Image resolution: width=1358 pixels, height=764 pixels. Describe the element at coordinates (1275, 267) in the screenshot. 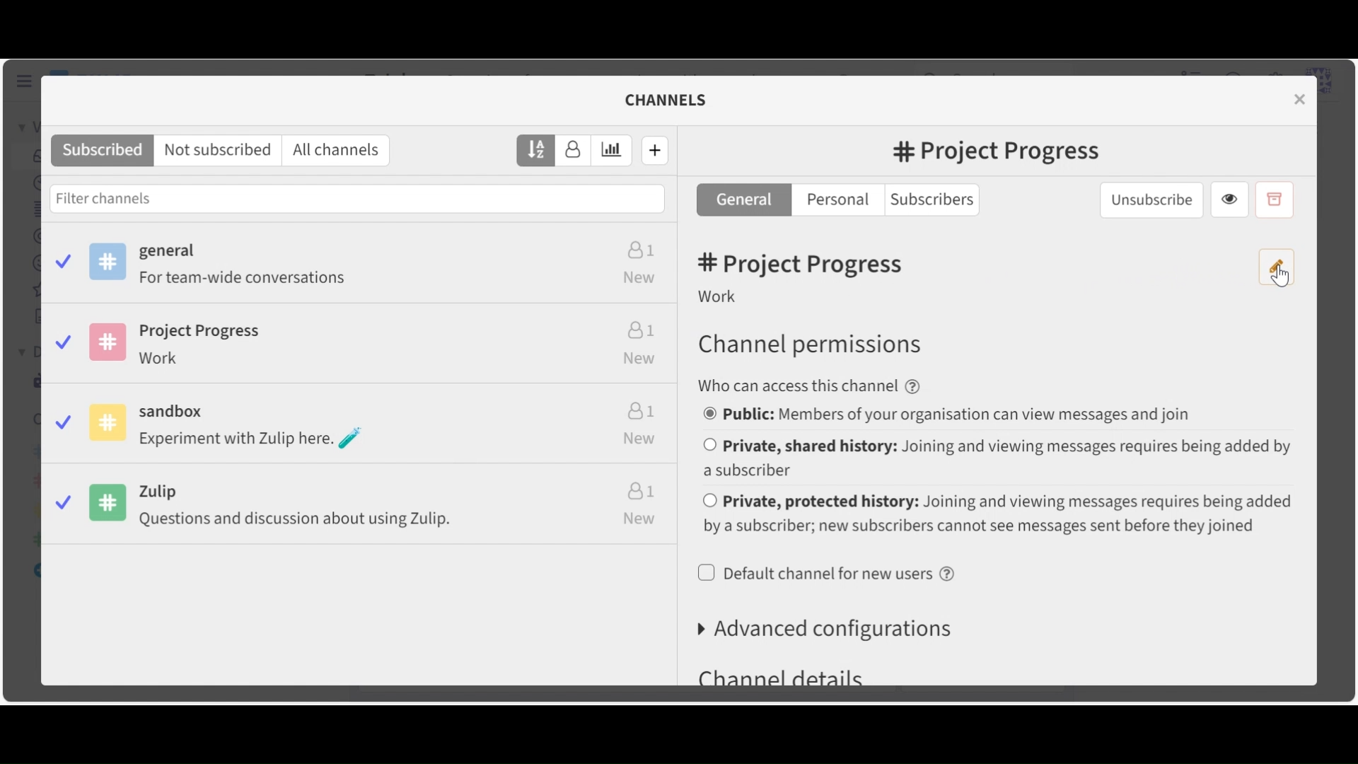

I see `Edit channel name and description` at that location.